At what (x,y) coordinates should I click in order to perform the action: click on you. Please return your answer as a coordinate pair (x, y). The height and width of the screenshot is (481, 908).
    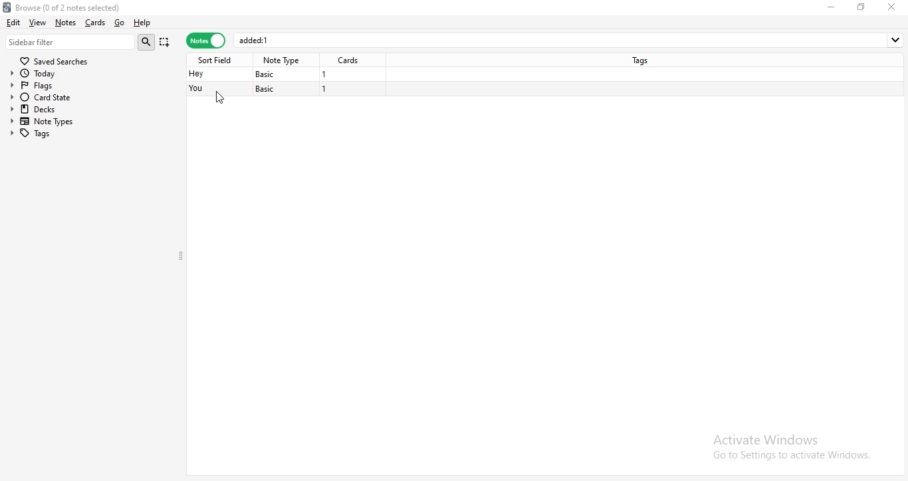
    Looking at the image, I should click on (197, 89).